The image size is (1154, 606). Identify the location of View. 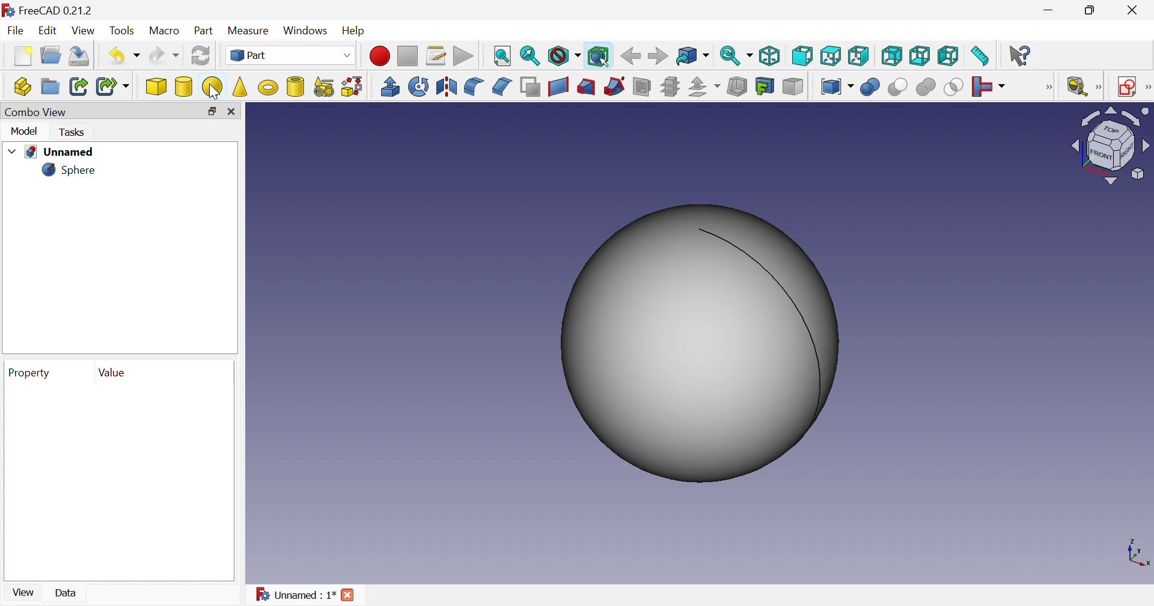
(82, 30).